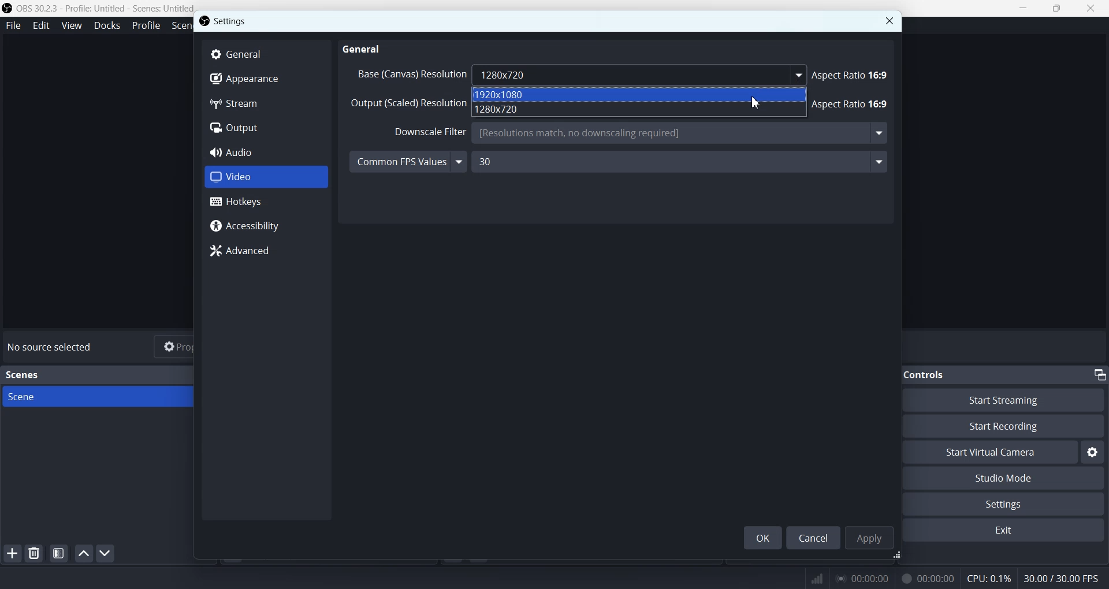 This screenshot has width=1109, height=589. What do you see at coordinates (408, 161) in the screenshot?
I see `Common FPS Values` at bounding box center [408, 161].